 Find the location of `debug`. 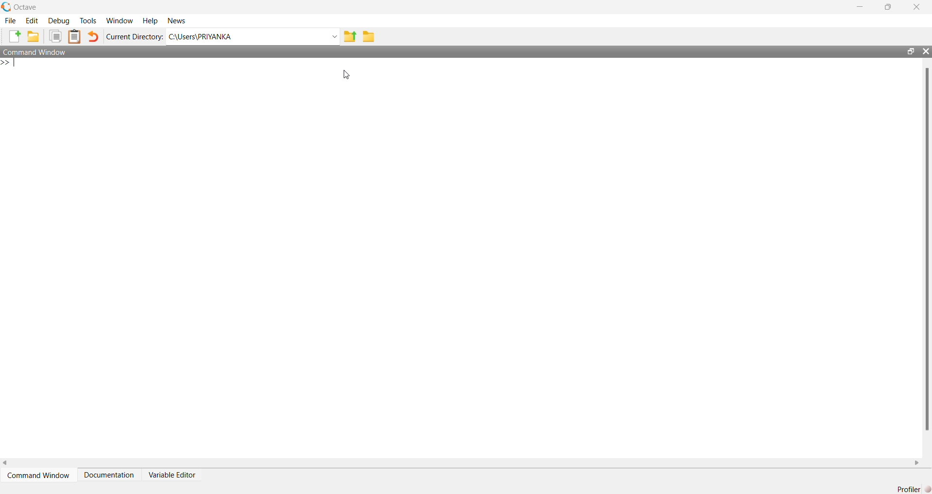

debug is located at coordinates (58, 21).